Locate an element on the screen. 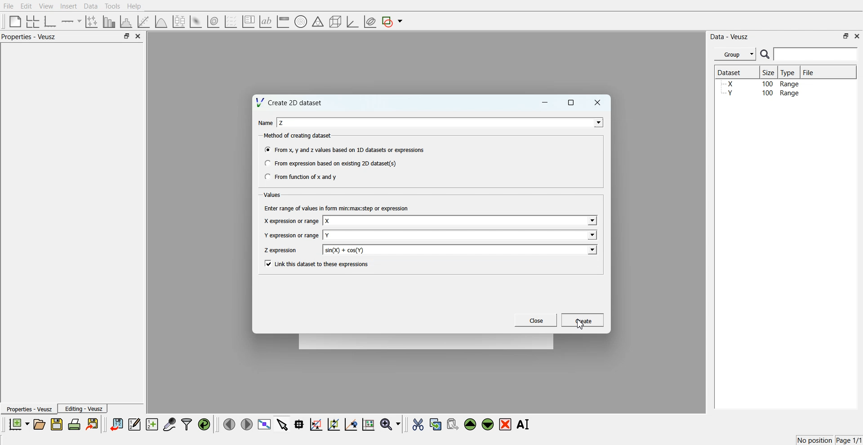 Image resolution: width=863 pixels, height=445 pixels. Plot a vector field is located at coordinates (231, 22).